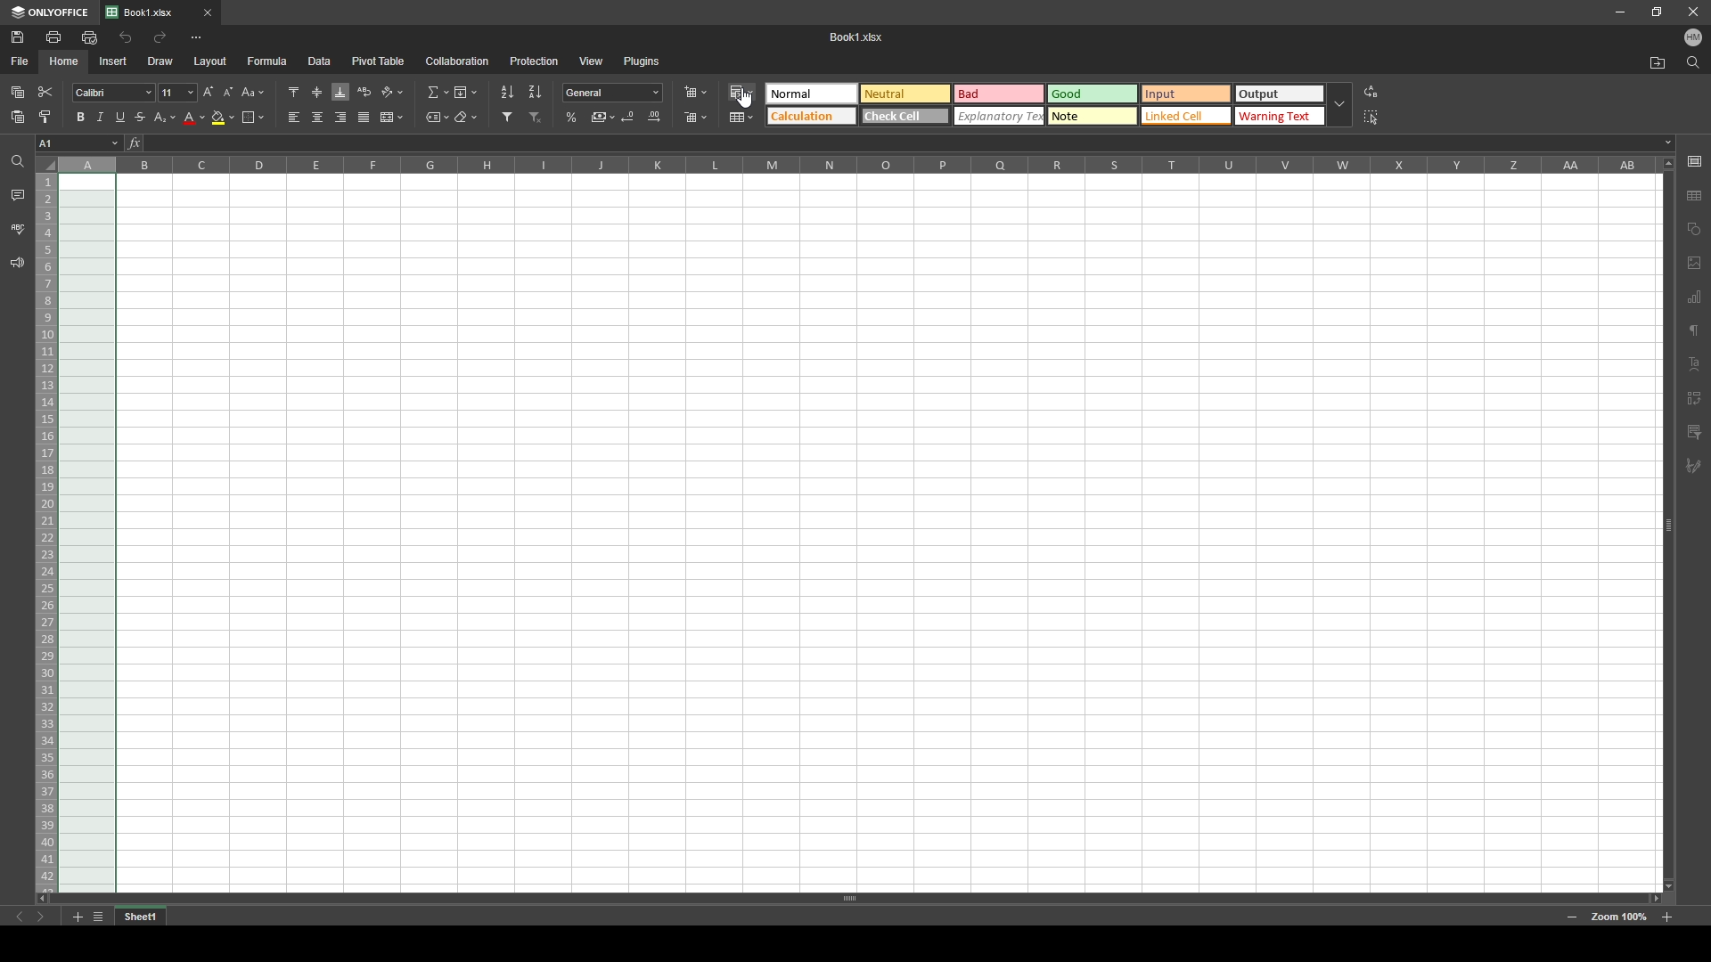 The height and width of the screenshot is (962, 1711). What do you see at coordinates (536, 91) in the screenshot?
I see `sort descending` at bounding box center [536, 91].